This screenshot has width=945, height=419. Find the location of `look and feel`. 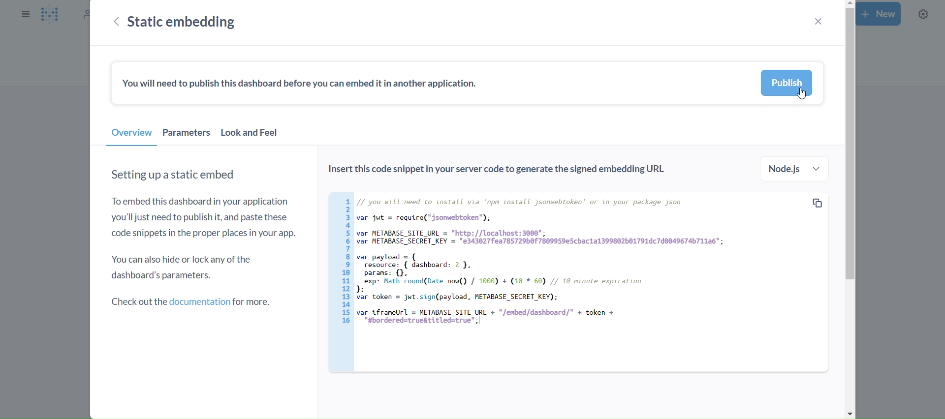

look and feel is located at coordinates (250, 135).